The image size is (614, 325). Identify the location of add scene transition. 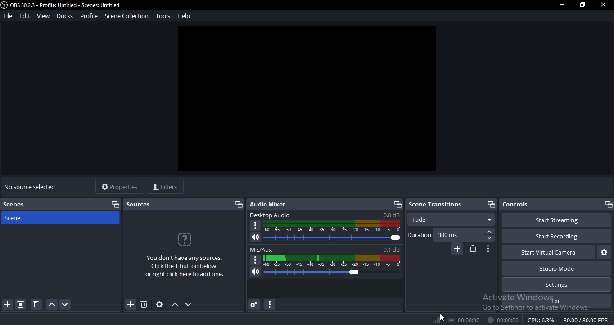
(456, 249).